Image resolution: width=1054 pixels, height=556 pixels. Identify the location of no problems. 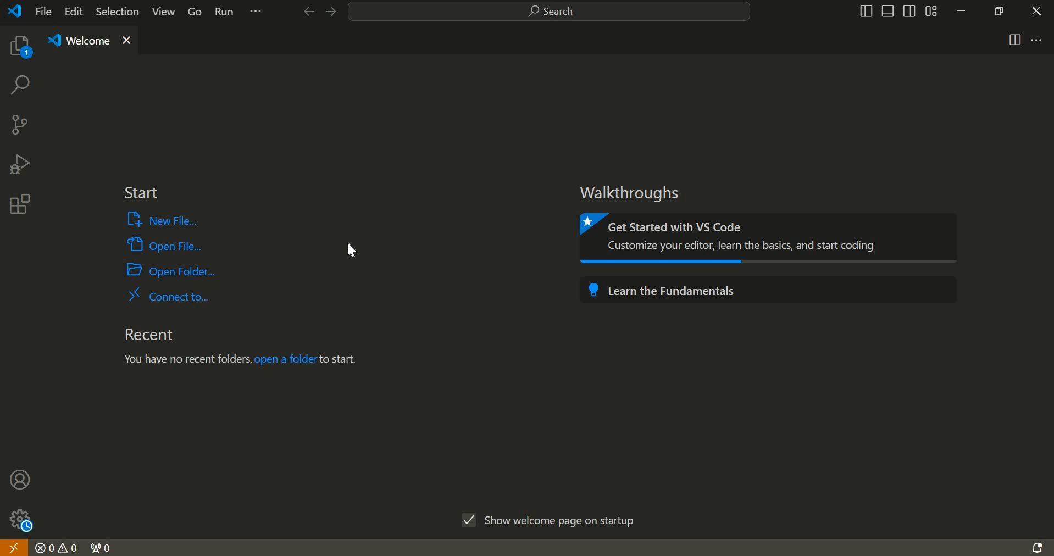
(57, 548).